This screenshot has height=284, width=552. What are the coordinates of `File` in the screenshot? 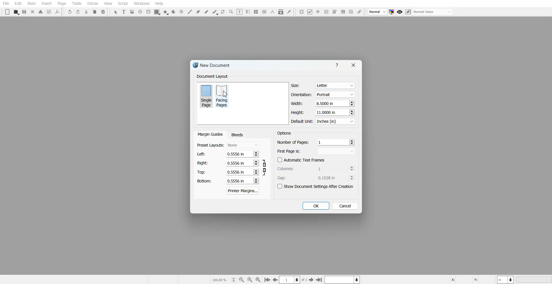 It's located at (6, 3).